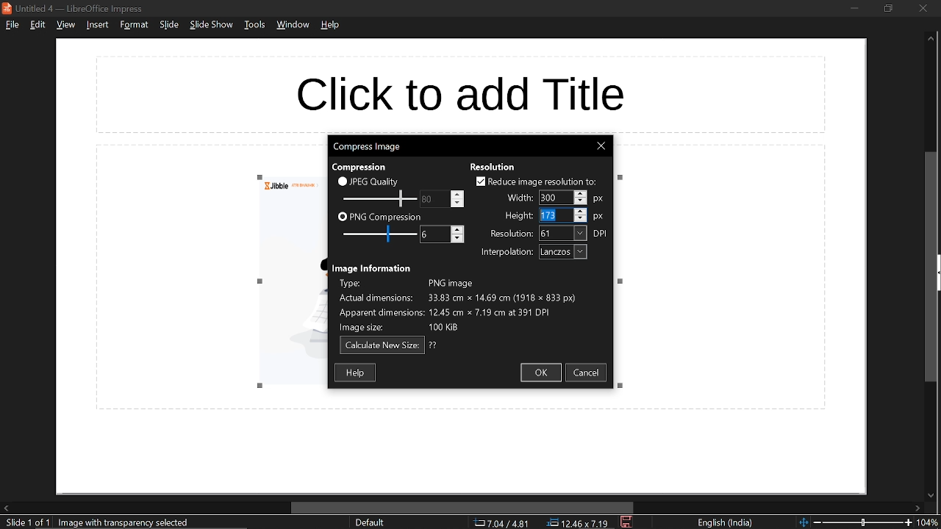 The image size is (941, 529). What do you see at coordinates (212, 26) in the screenshot?
I see `slide show` at bounding box center [212, 26].